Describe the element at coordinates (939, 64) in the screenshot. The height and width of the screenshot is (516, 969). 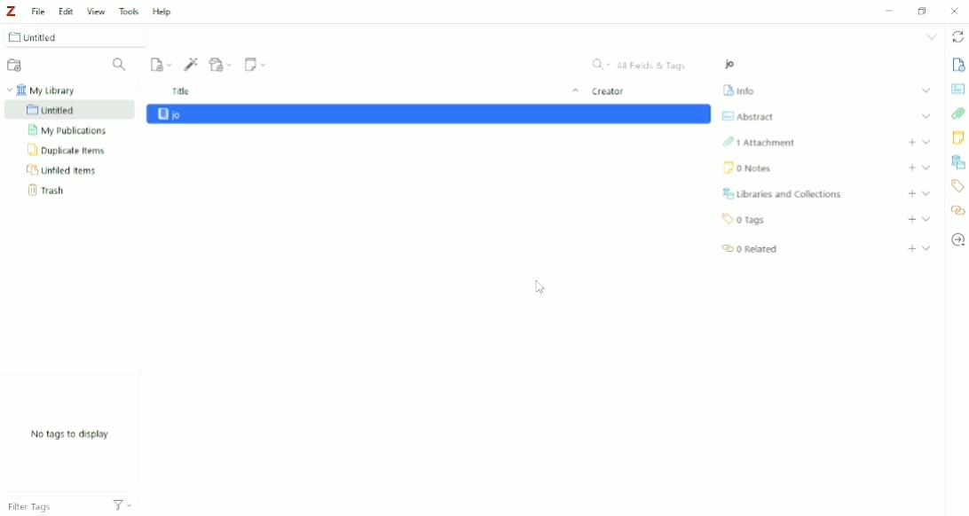
I see `Info` at that location.